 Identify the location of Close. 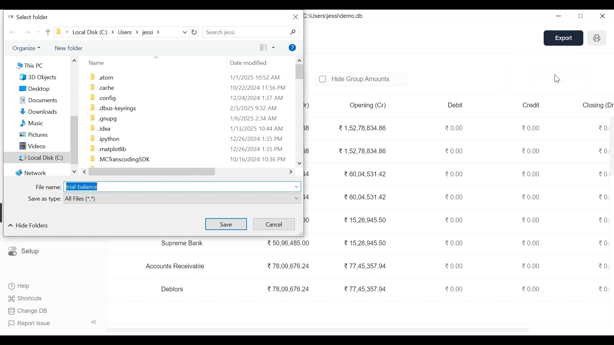
(296, 17).